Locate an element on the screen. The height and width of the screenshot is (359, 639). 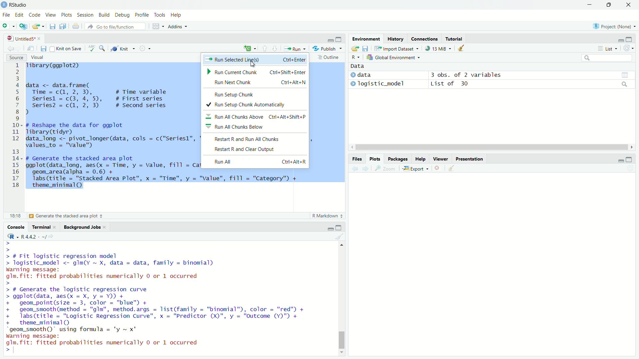
History is located at coordinates (395, 38).